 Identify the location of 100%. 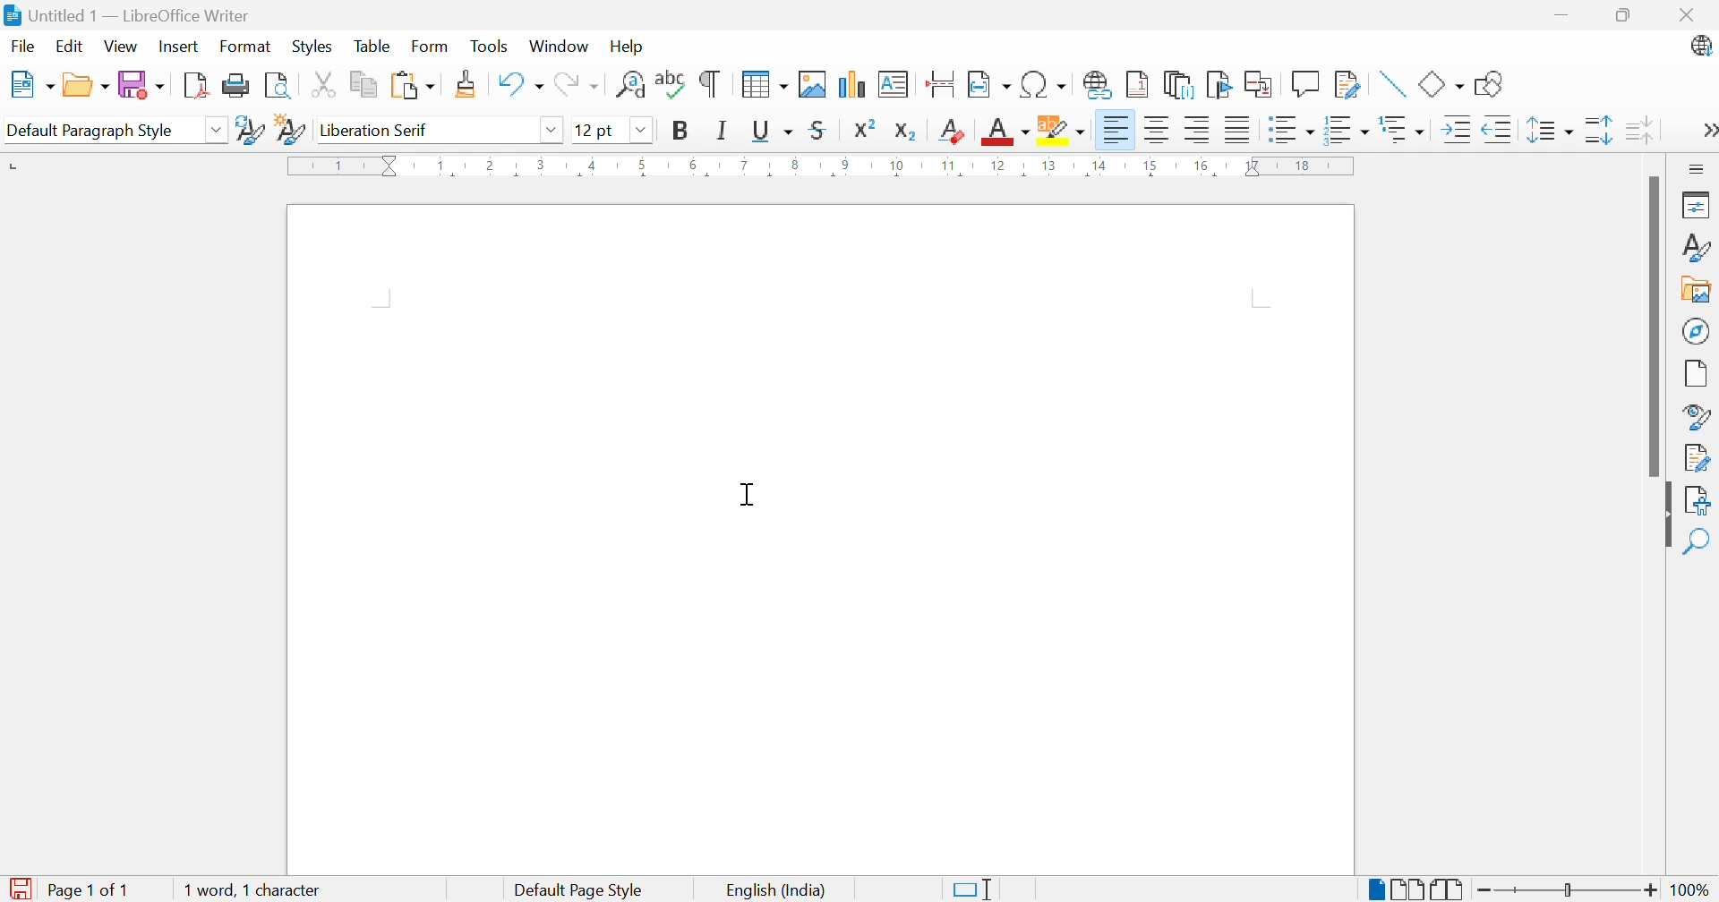
(1694, 892).